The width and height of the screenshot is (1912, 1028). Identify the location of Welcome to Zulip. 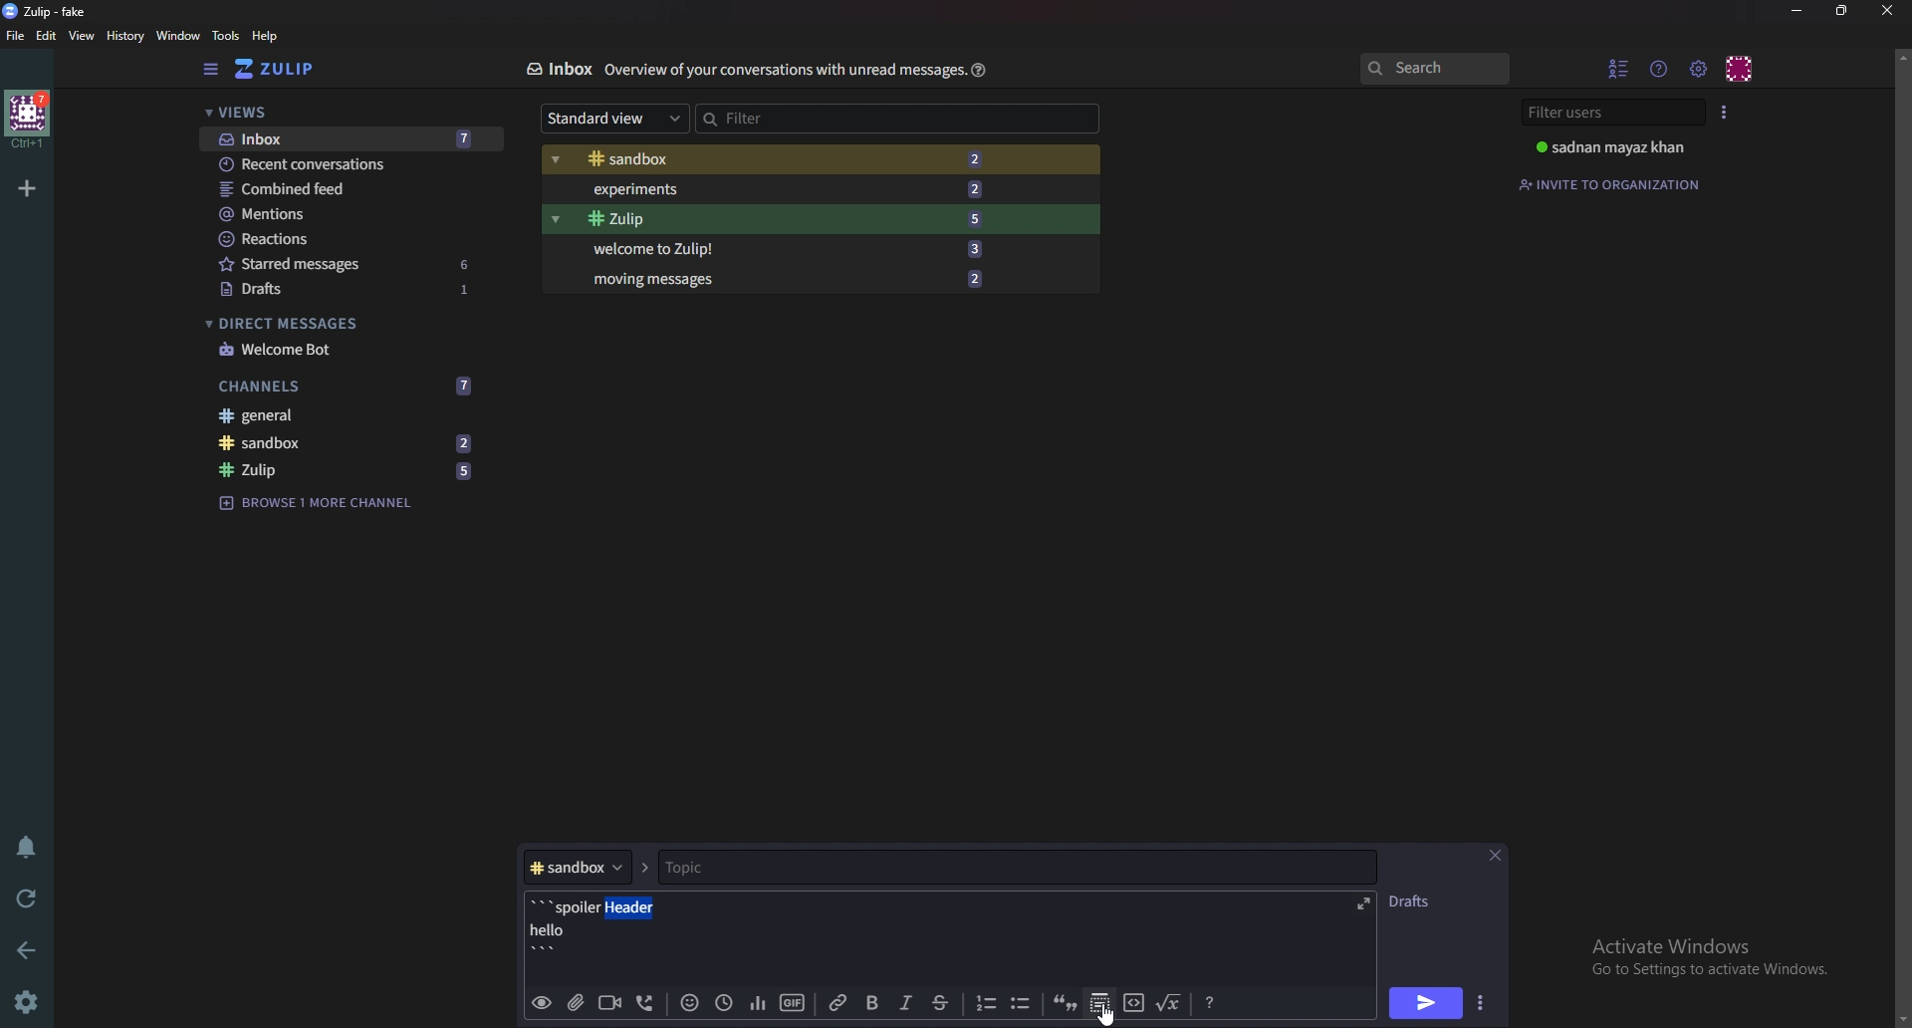
(783, 248).